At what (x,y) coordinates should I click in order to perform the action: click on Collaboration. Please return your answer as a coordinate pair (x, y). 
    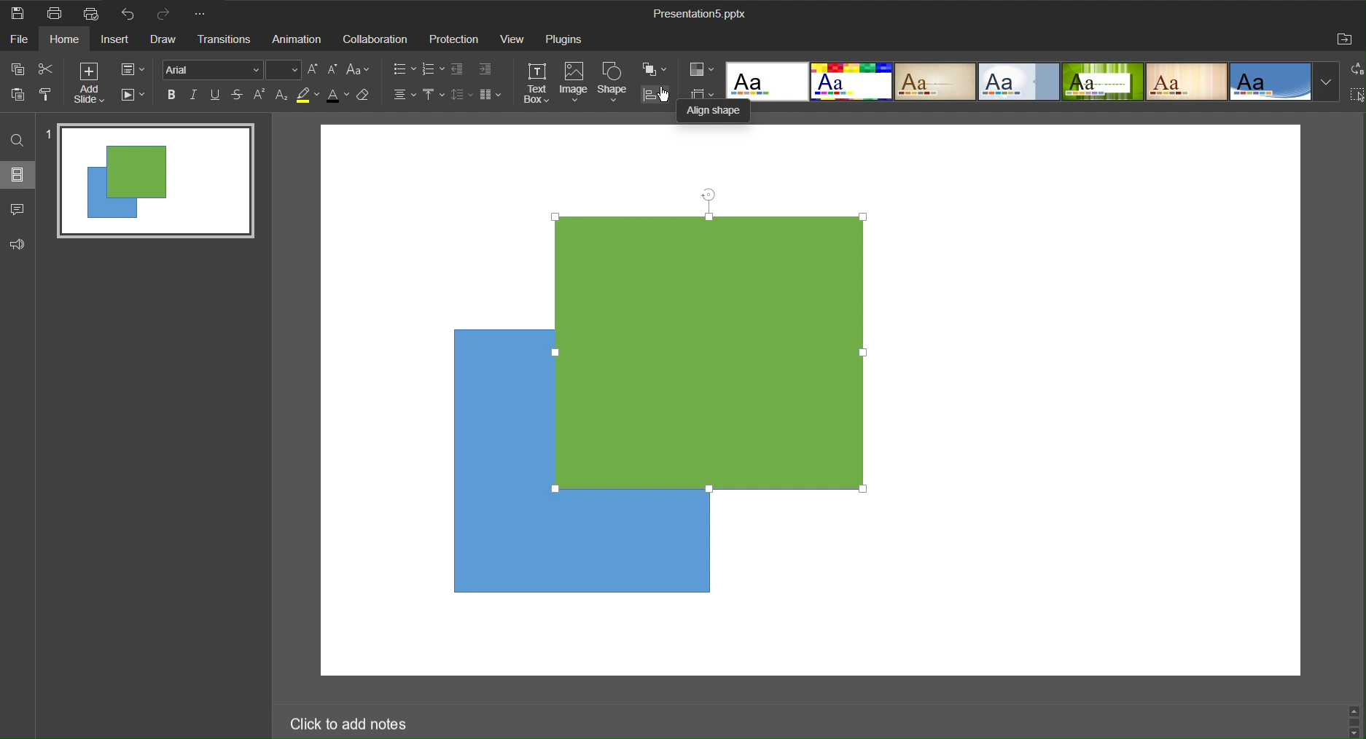
    Looking at the image, I should click on (376, 39).